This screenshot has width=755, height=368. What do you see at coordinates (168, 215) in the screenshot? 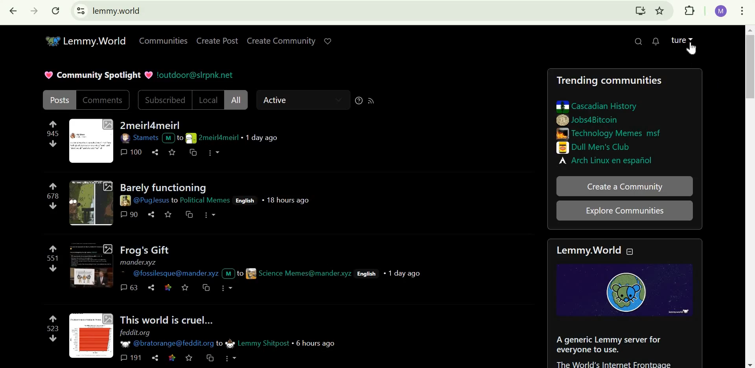
I see `save` at bounding box center [168, 215].